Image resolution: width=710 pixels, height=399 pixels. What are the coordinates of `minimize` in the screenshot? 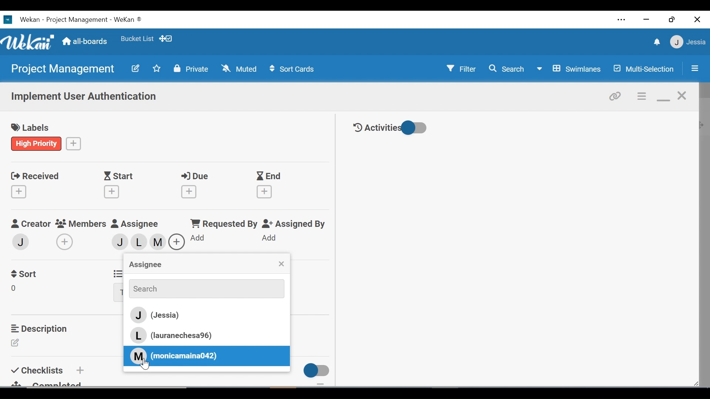 It's located at (645, 20).